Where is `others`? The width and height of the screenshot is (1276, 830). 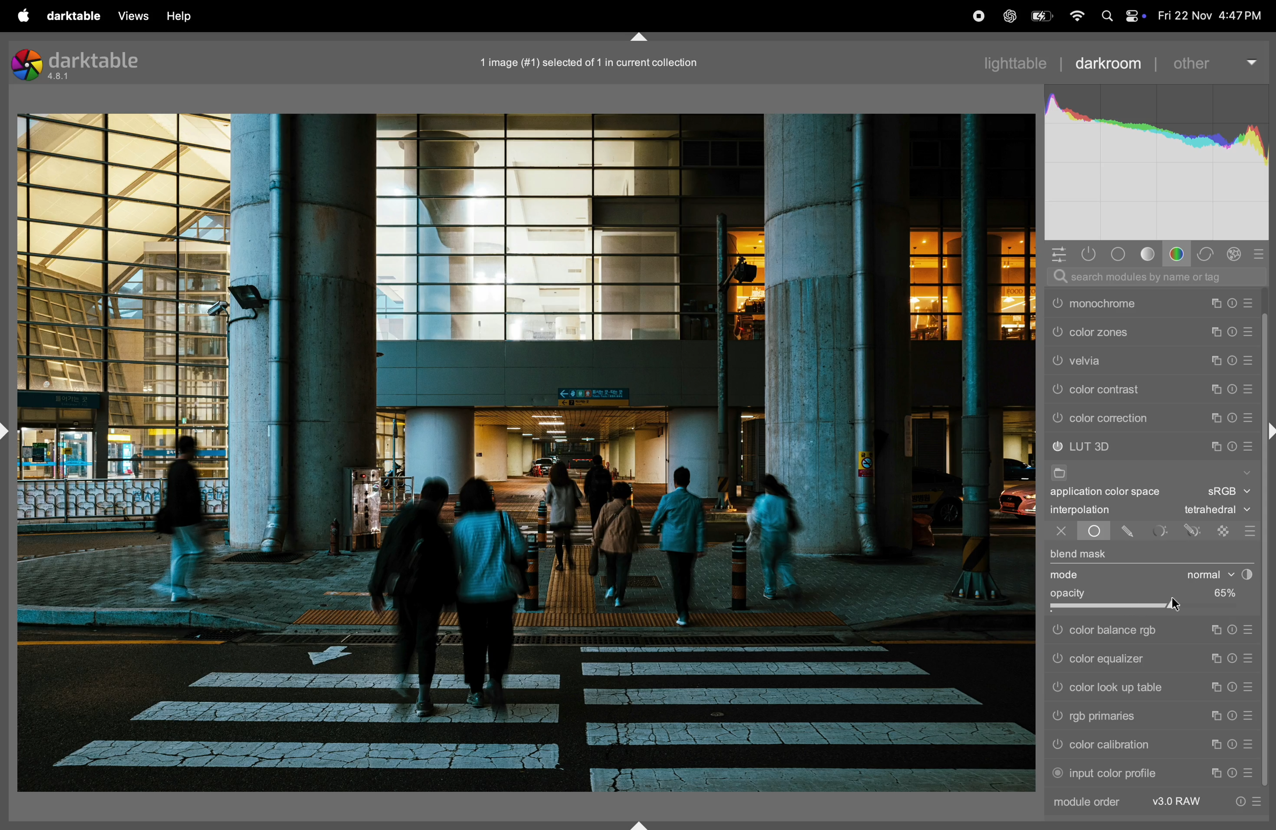 others is located at coordinates (1216, 61).